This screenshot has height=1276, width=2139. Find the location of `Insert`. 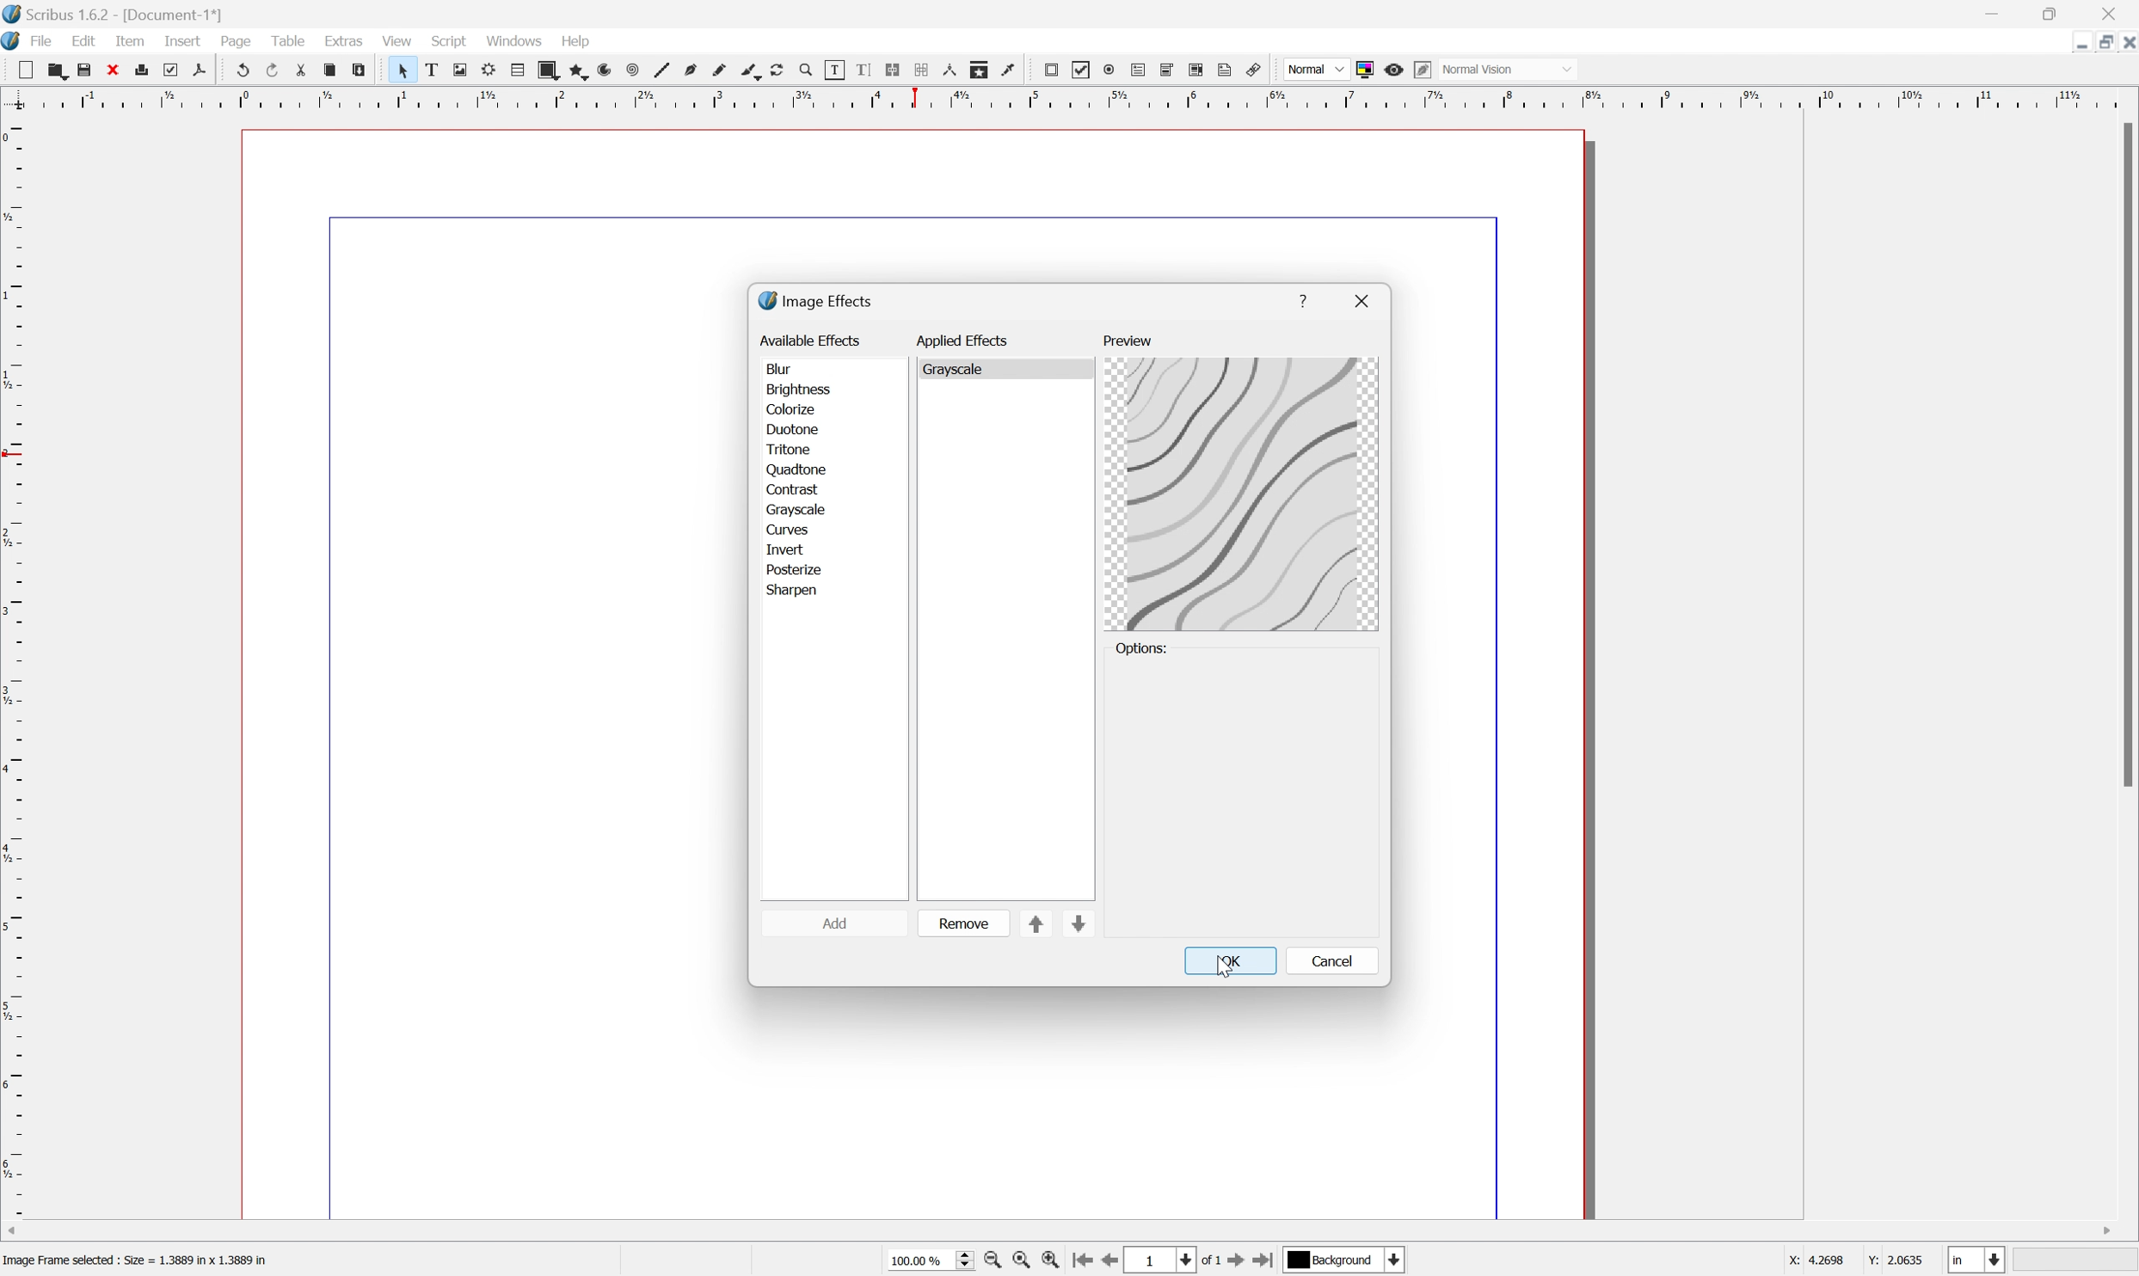

Insert is located at coordinates (181, 41).